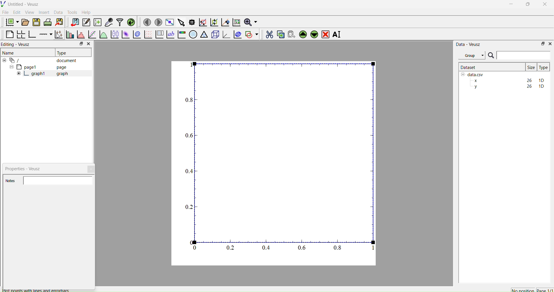 The height and width of the screenshot is (292, 554). Describe the element at coordinates (97, 22) in the screenshot. I see `Create a new dataset` at that location.